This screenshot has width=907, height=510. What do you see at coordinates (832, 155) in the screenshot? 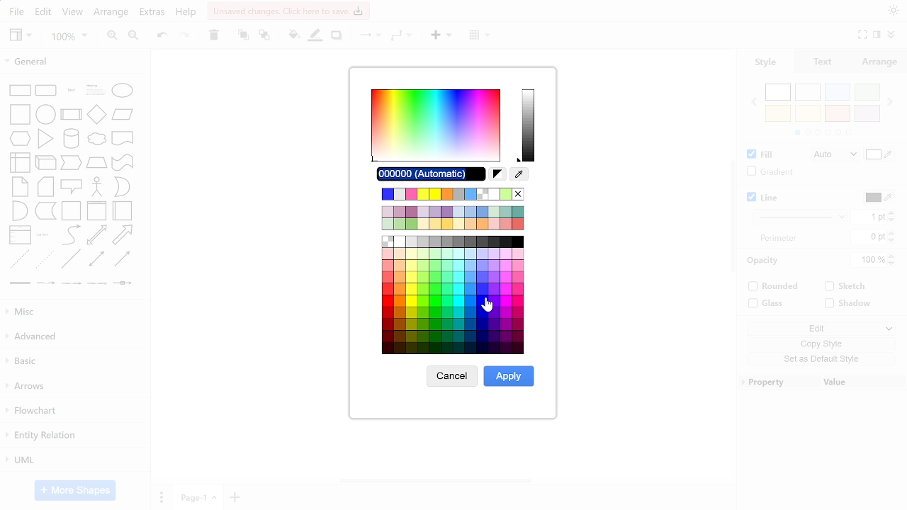
I see `fill style` at bounding box center [832, 155].